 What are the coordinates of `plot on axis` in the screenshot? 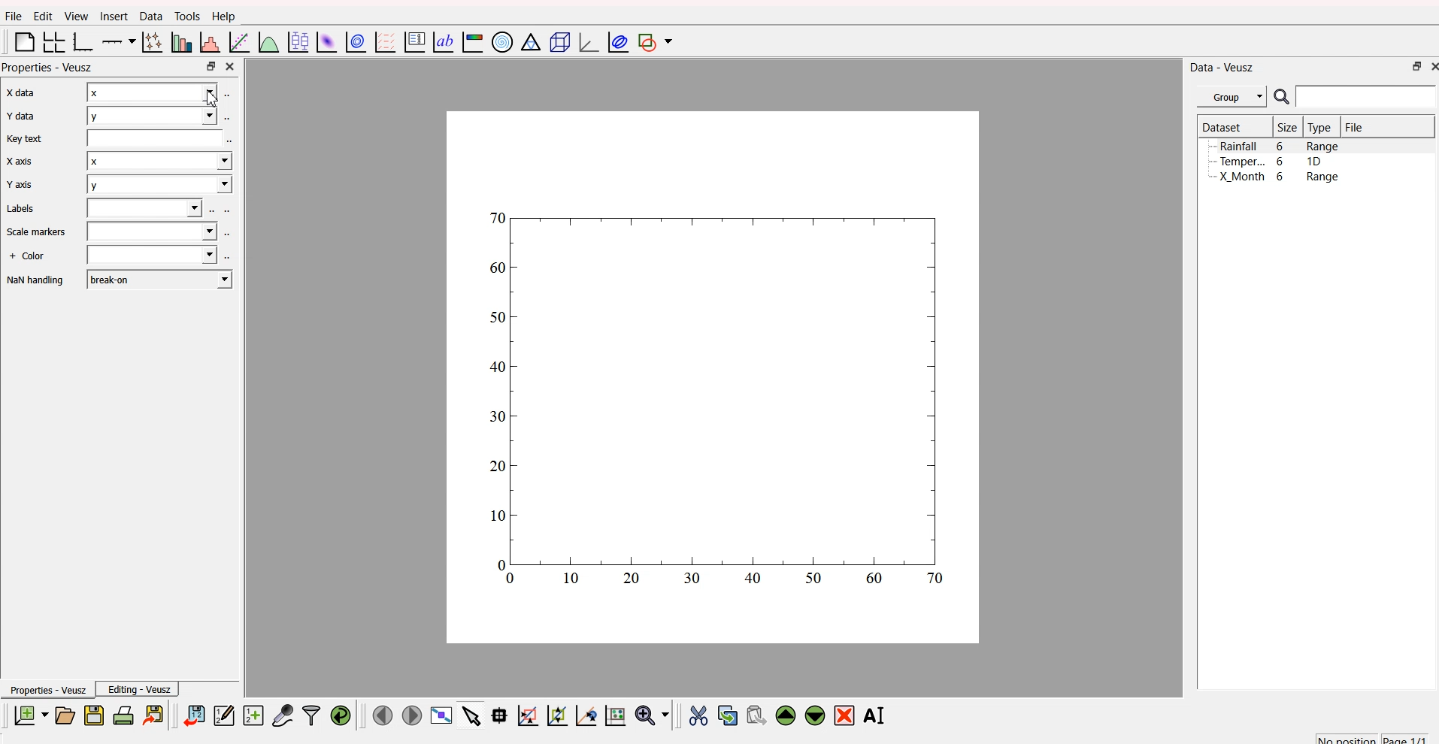 It's located at (120, 41).